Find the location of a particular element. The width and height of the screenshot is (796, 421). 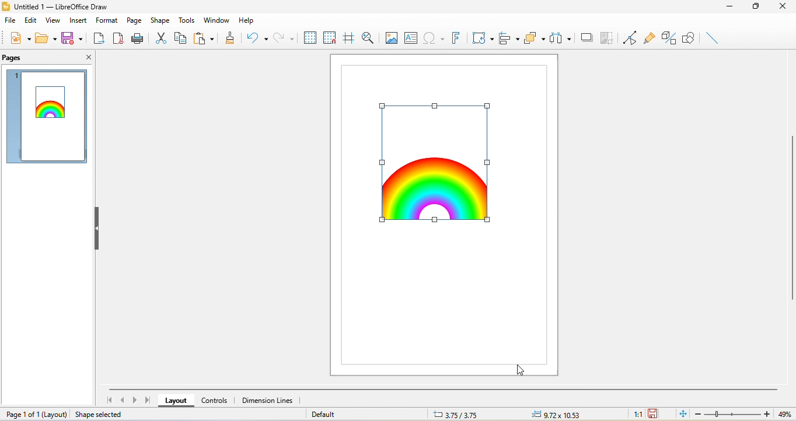

file is located at coordinates (10, 23).